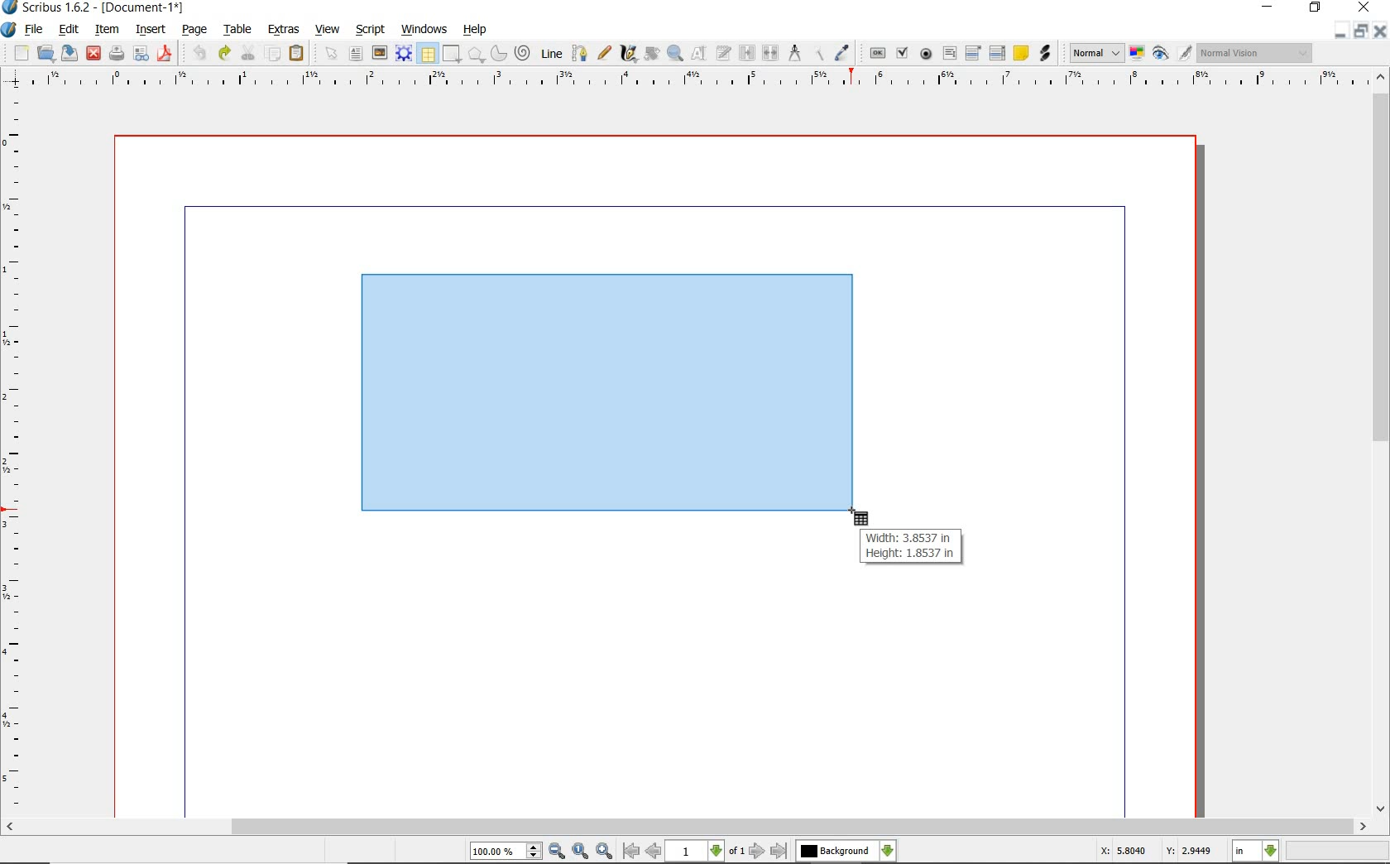 The width and height of the screenshot is (1390, 864). What do you see at coordinates (997, 53) in the screenshot?
I see `PDF List Box` at bounding box center [997, 53].